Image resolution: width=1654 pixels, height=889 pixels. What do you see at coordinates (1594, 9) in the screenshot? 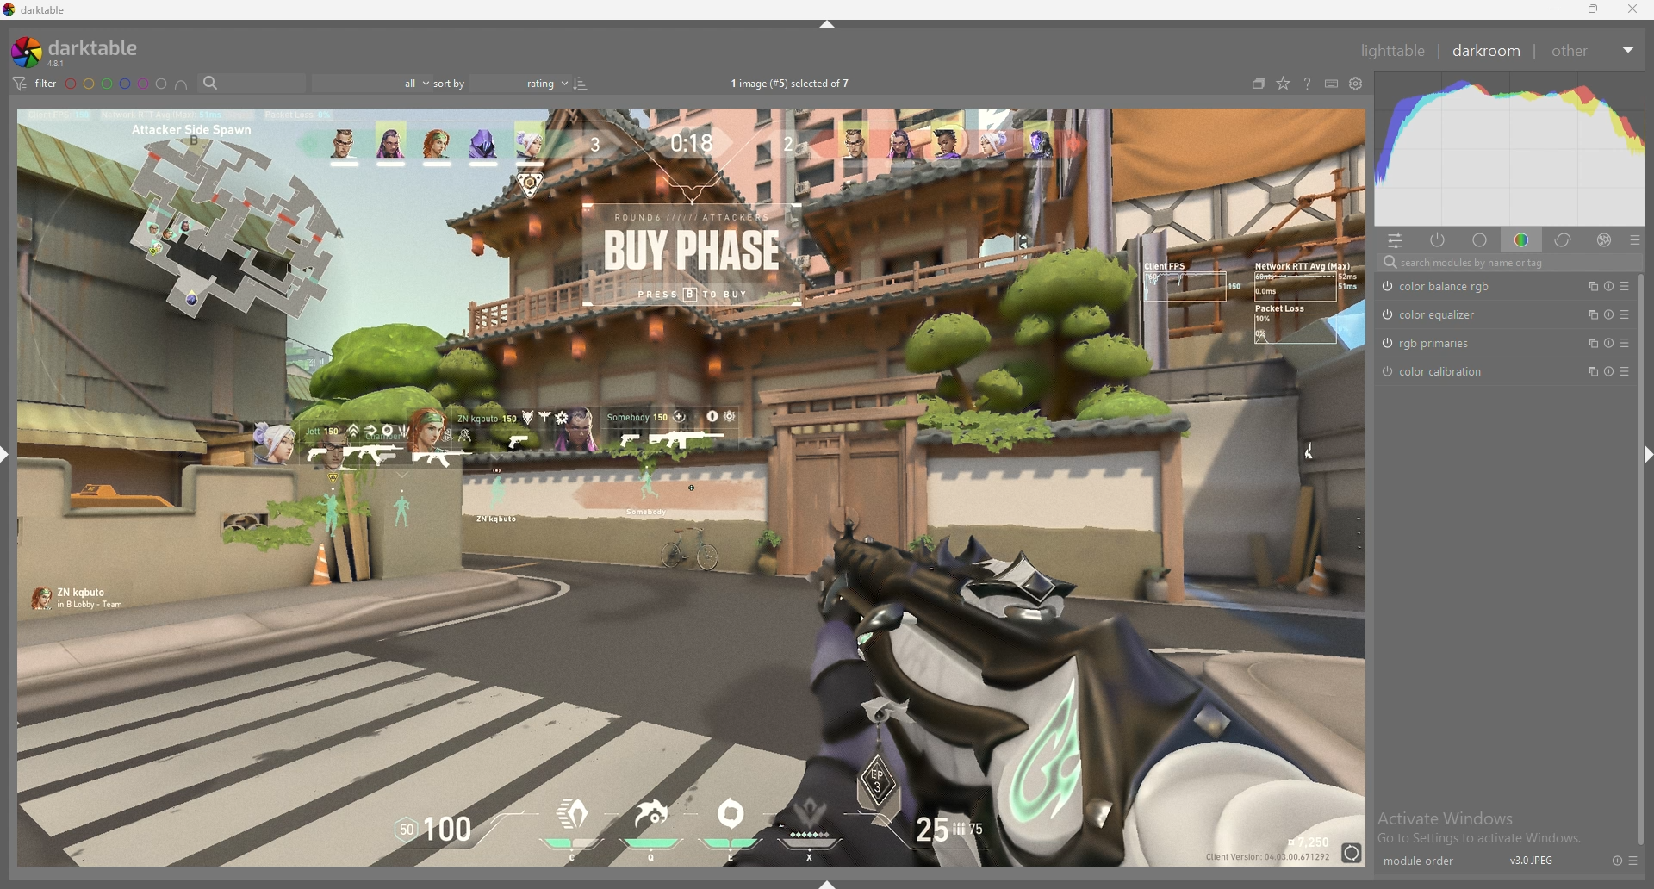
I see `resize` at bounding box center [1594, 9].